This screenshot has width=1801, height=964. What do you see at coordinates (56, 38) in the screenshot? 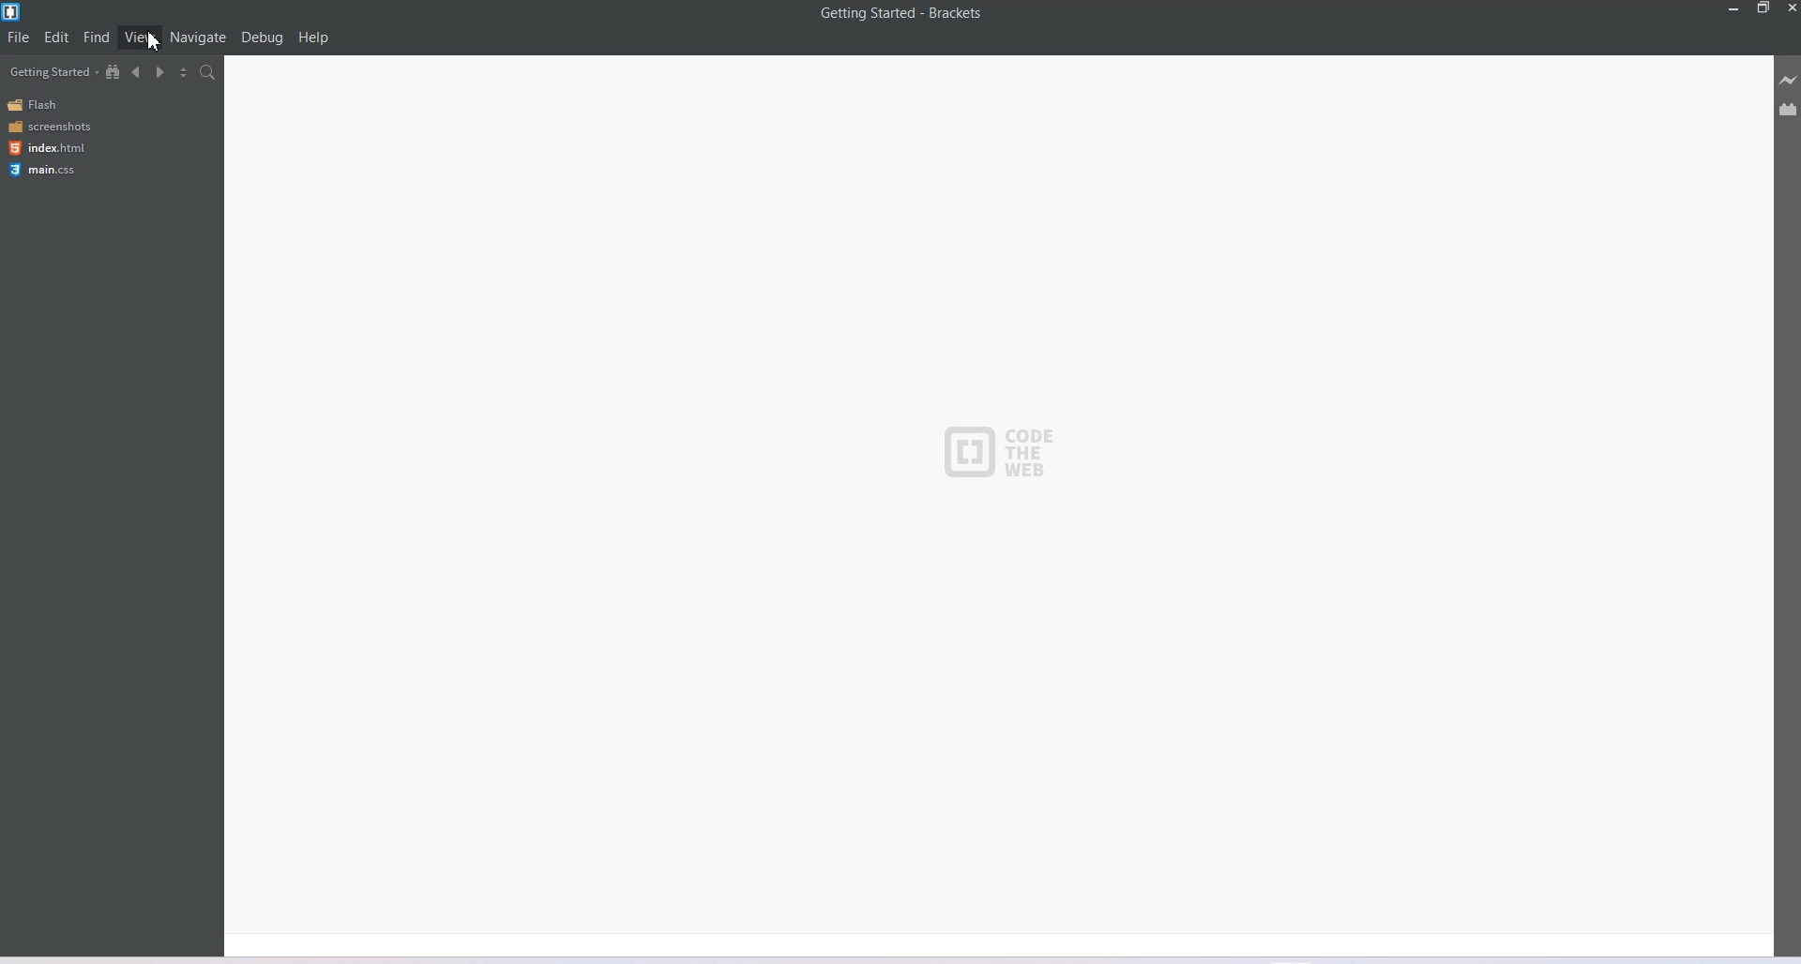
I see `Edit` at bounding box center [56, 38].